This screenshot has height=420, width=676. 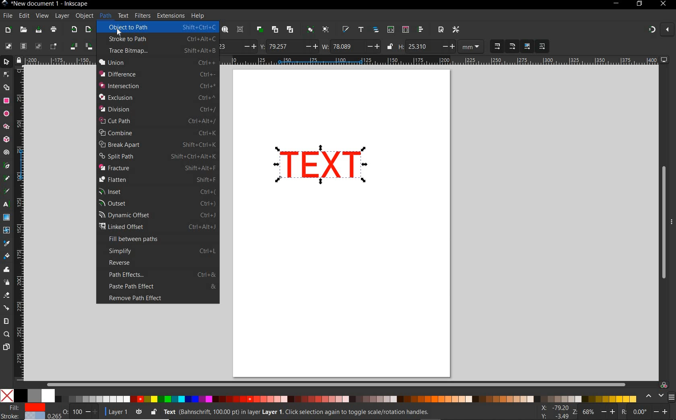 I want to click on PAINT, so click(x=54, y=31).